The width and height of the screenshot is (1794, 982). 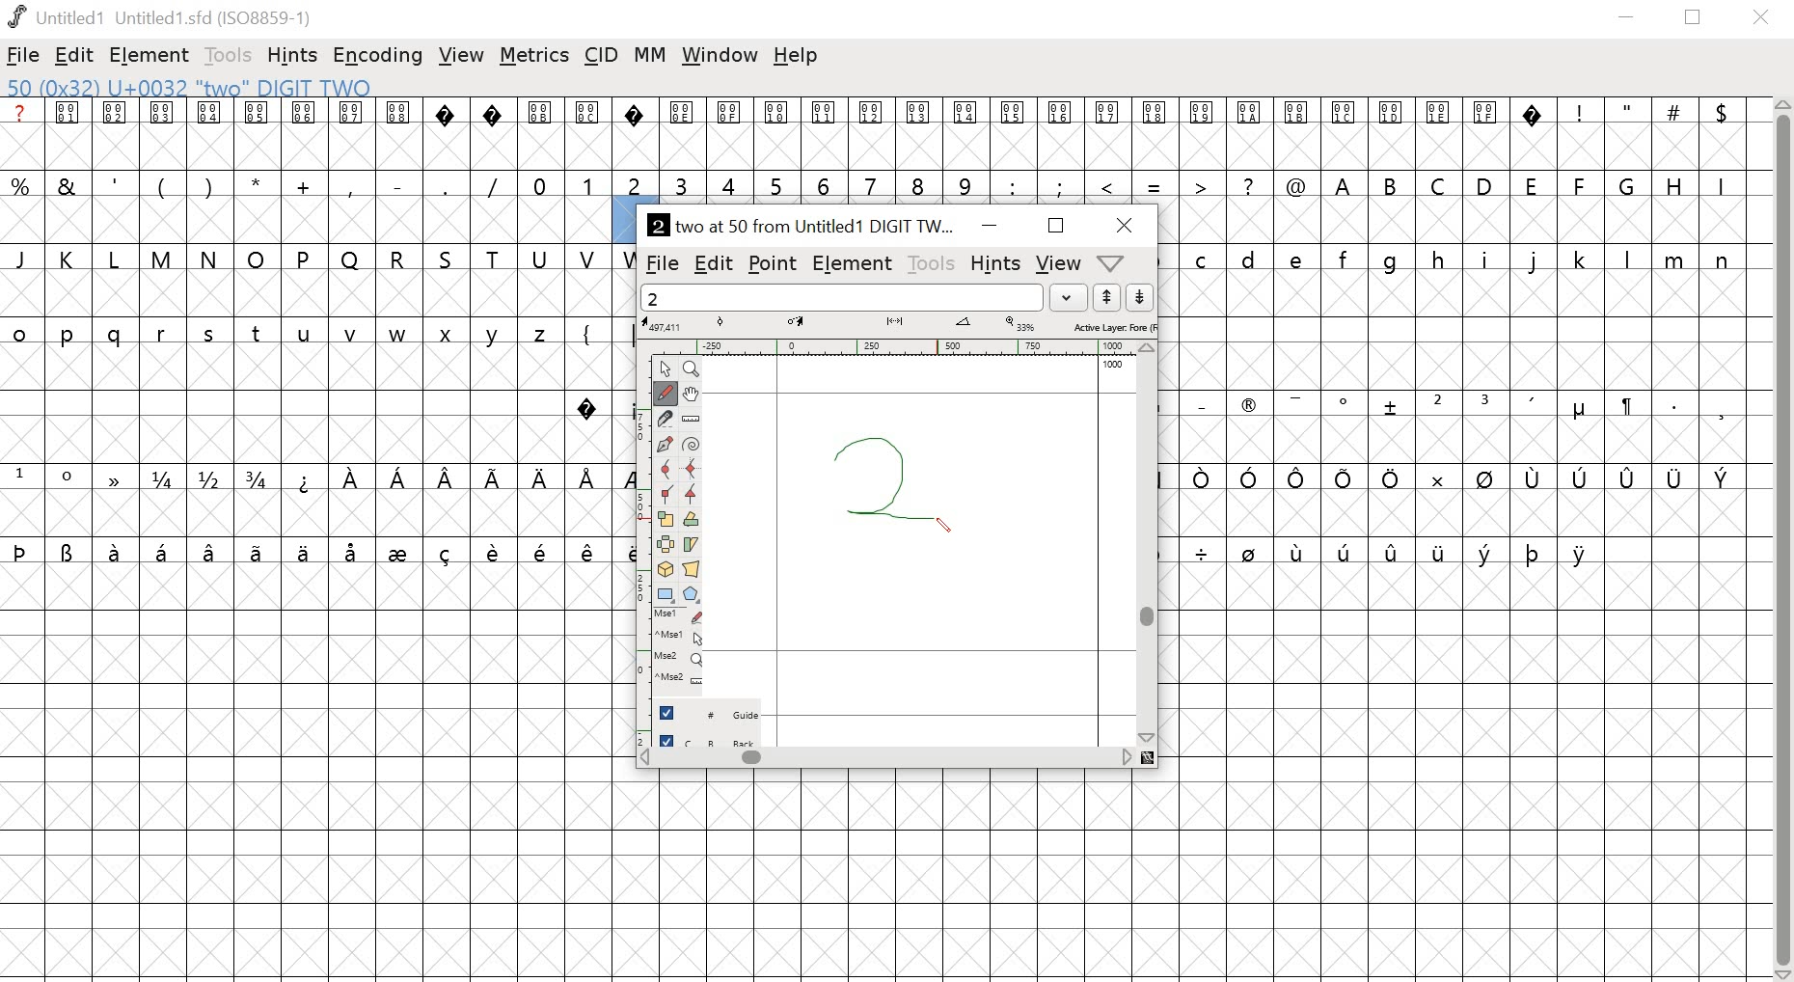 What do you see at coordinates (943, 521) in the screenshot?
I see `pen tool /cursor location` at bounding box center [943, 521].